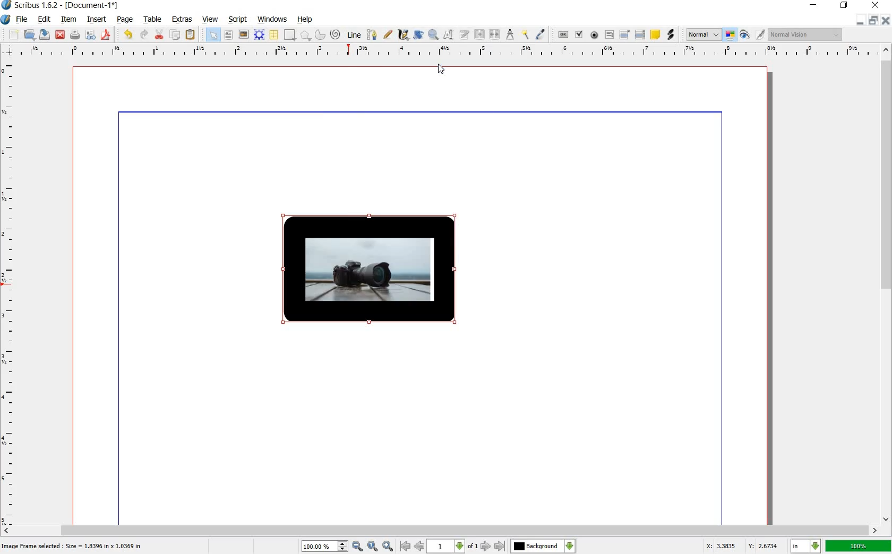 Image resolution: width=892 pixels, height=554 pixels. I want to click on link text frames, so click(479, 34).